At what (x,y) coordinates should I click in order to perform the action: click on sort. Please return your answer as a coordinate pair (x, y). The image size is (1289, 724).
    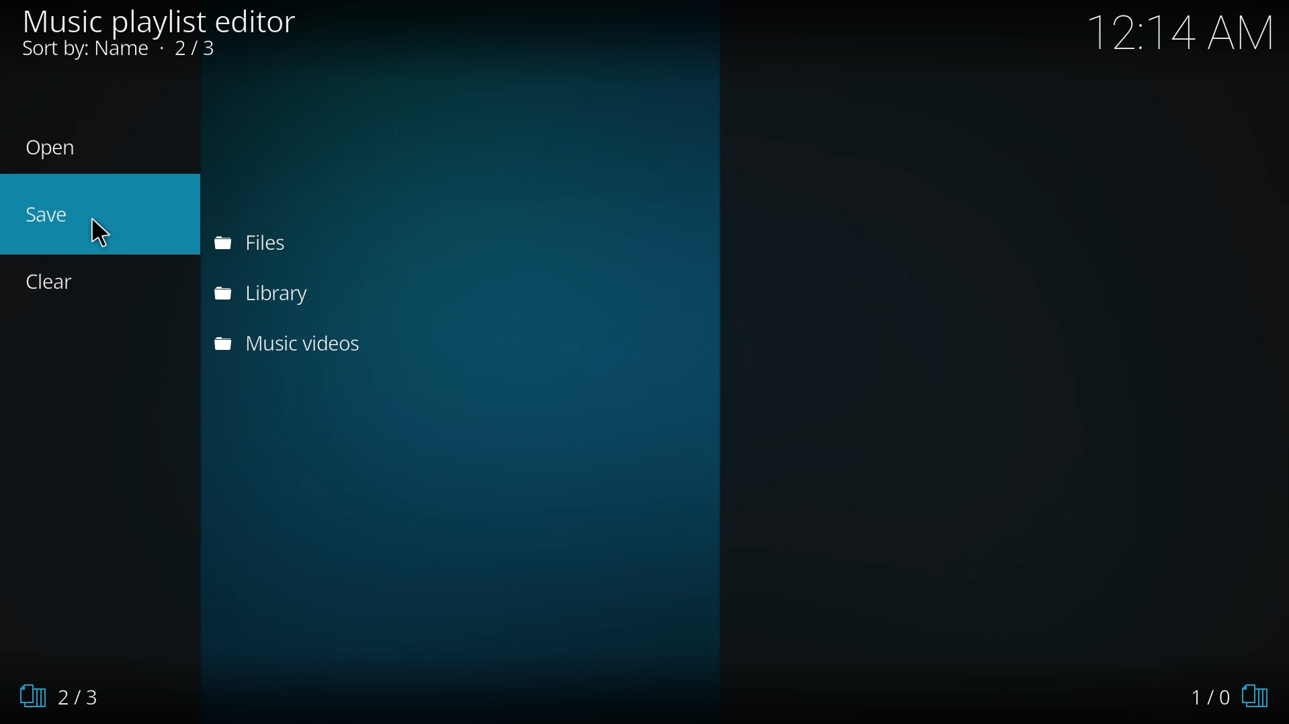
    Looking at the image, I should click on (122, 49).